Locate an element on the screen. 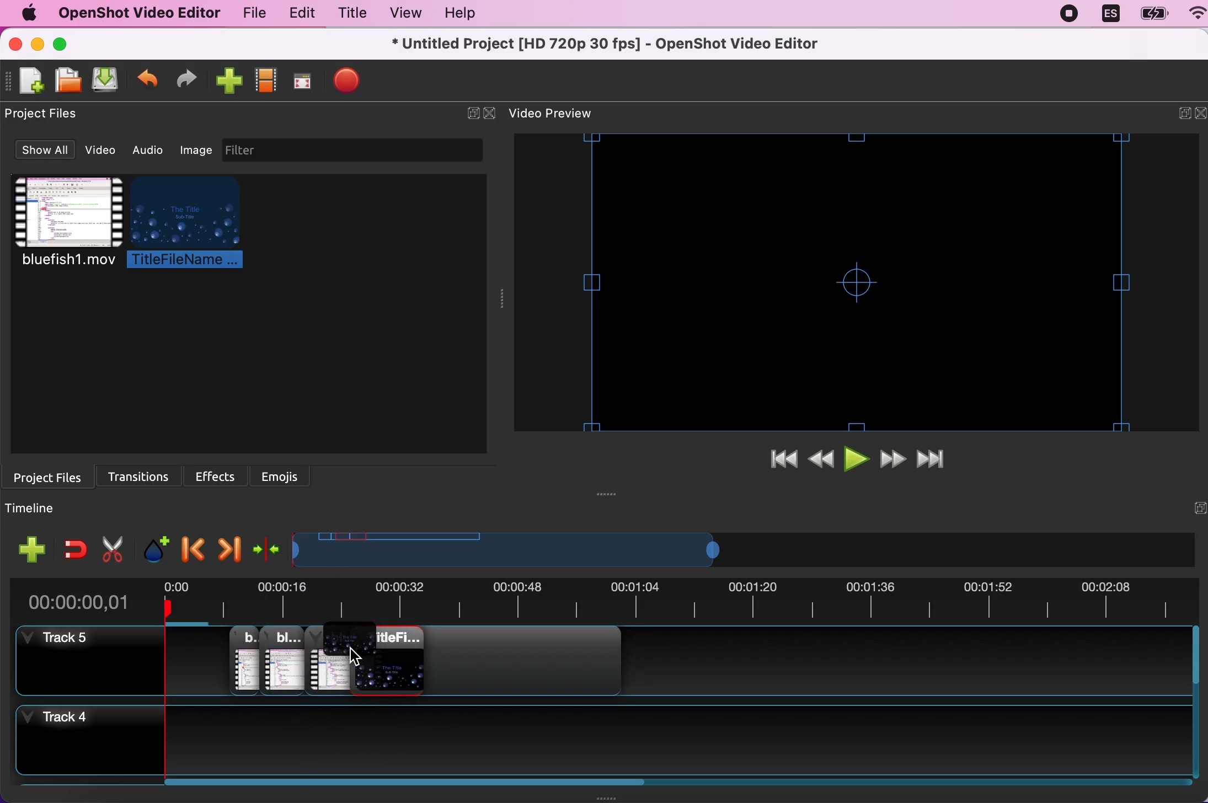 The height and width of the screenshot is (803, 1208). close is located at coordinates (16, 44).